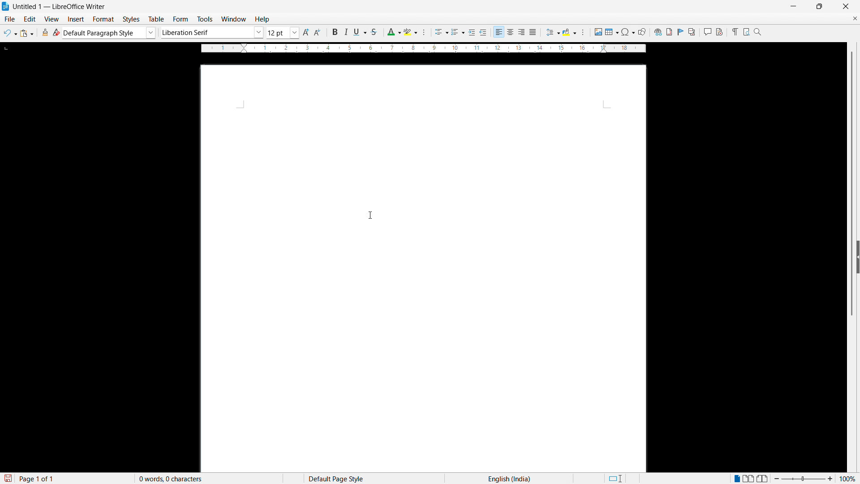 The height and width of the screenshot is (484, 860). What do you see at coordinates (749, 478) in the screenshot?
I see `Multiple page view ` at bounding box center [749, 478].